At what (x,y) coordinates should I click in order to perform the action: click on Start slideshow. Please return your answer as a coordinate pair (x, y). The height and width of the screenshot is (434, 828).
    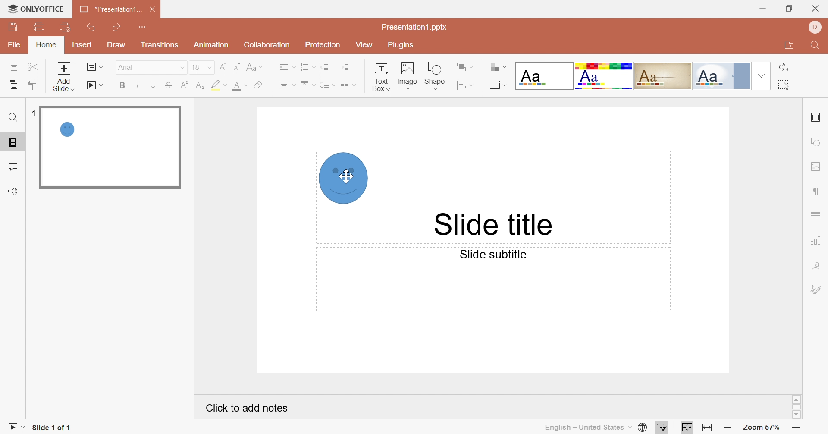
    Looking at the image, I should click on (97, 86).